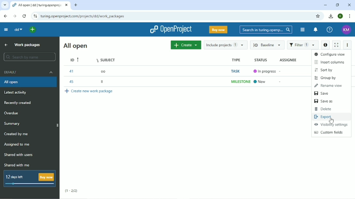 This screenshot has height=199, width=355. I want to click on ID, so click(75, 60).